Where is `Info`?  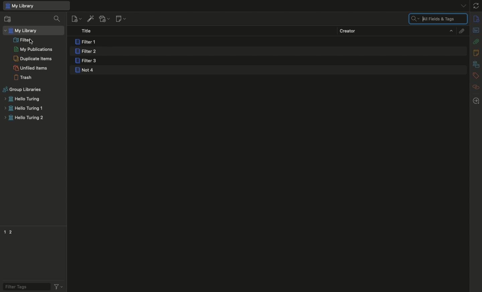 Info is located at coordinates (477, 19).